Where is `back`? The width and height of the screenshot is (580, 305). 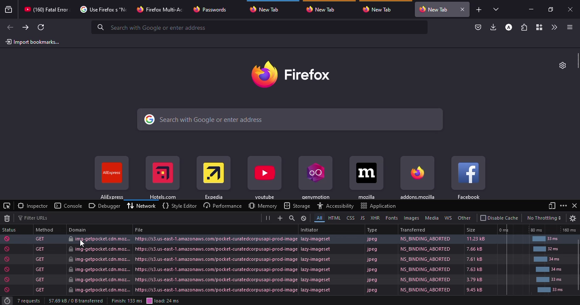 back is located at coordinates (10, 27).